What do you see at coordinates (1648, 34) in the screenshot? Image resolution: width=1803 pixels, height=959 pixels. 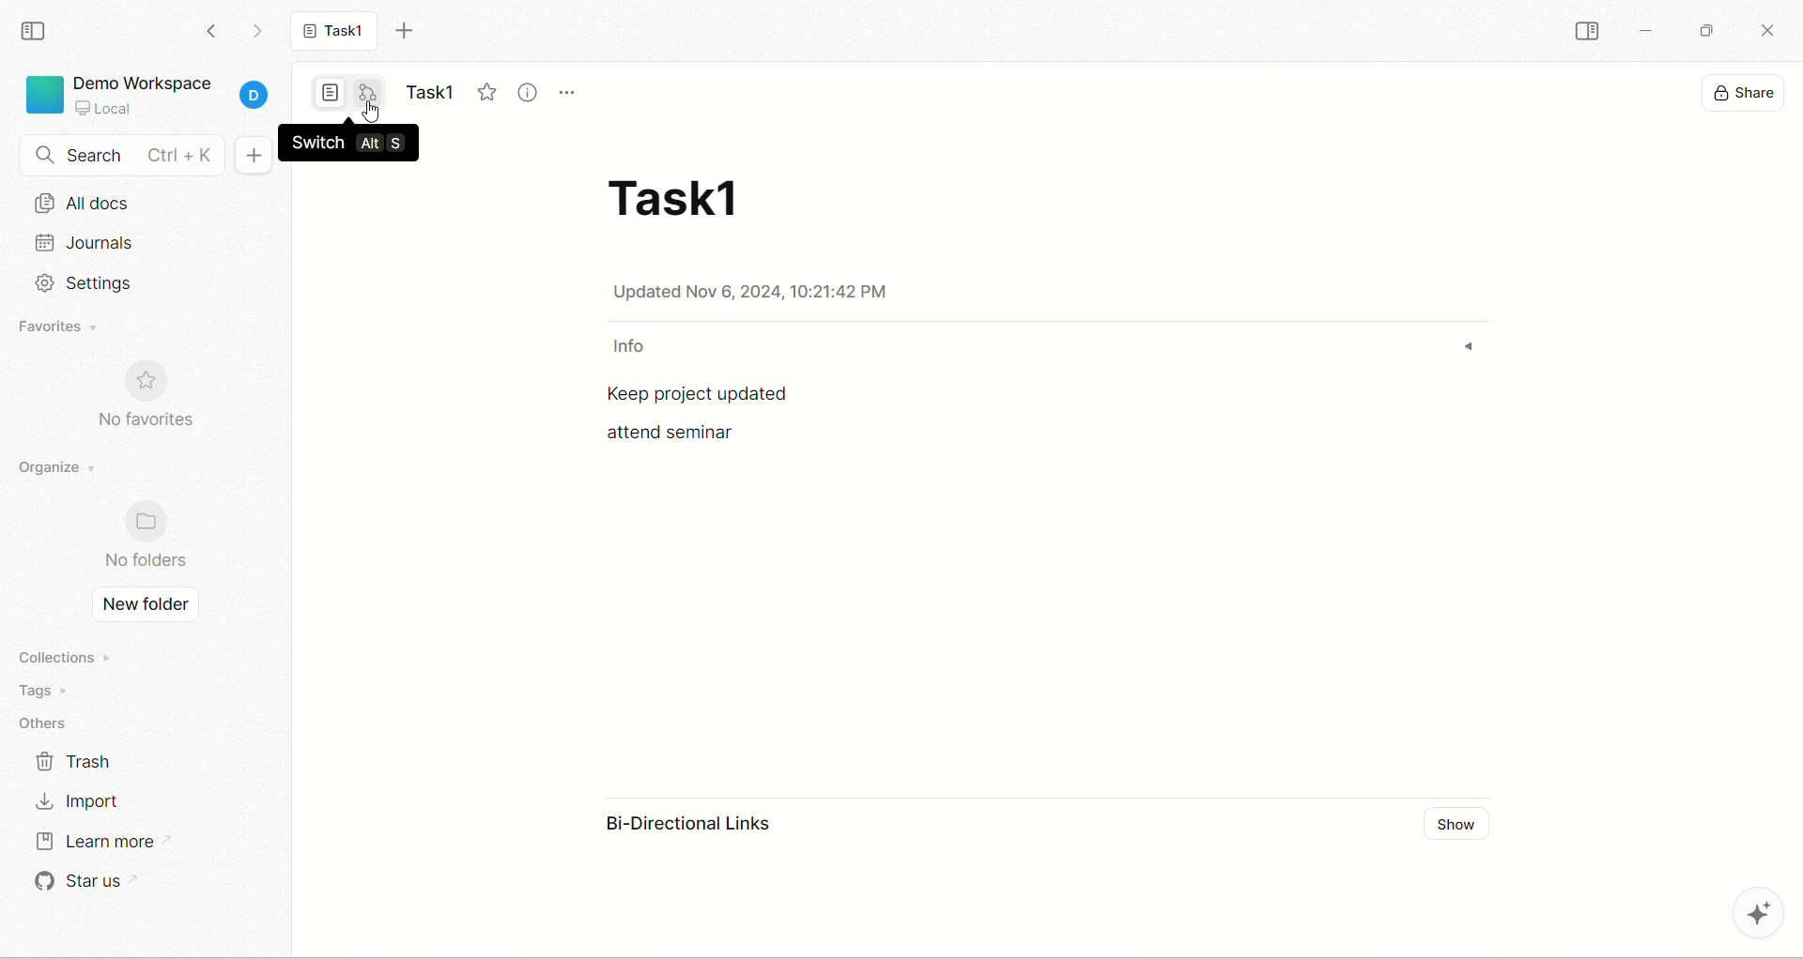 I see `minimize` at bounding box center [1648, 34].